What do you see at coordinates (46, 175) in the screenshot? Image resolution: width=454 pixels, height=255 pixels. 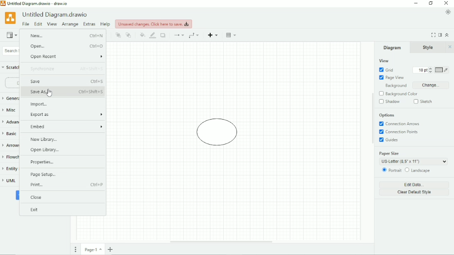 I see `Page Setup` at bounding box center [46, 175].